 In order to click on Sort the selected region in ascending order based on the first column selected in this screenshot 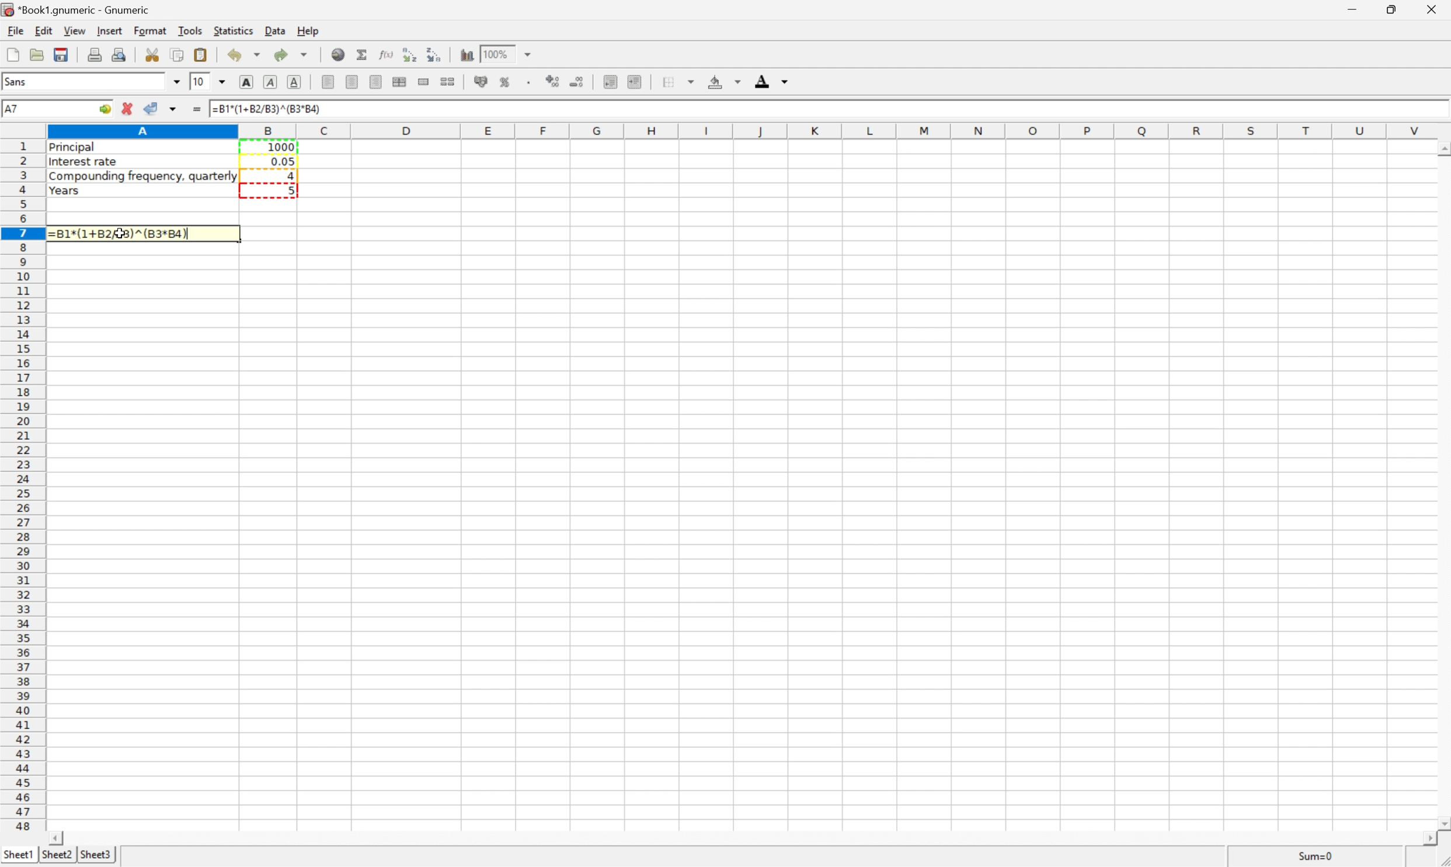, I will do `click(411, 53)`.